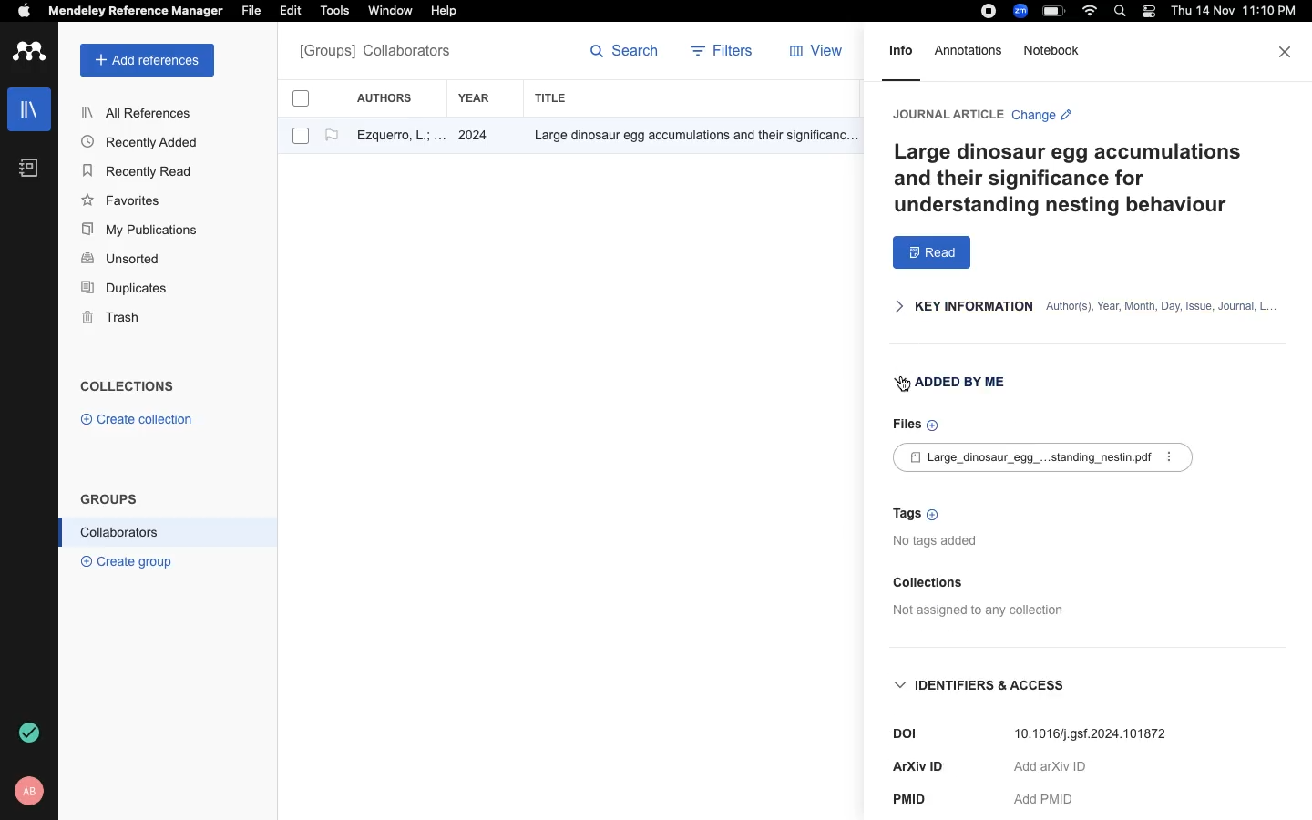 The height and width of the screenshot is (820, 1312). Describe the element at coordinates (145, 141) in the screenshot. I see `Recently Added` at that location.